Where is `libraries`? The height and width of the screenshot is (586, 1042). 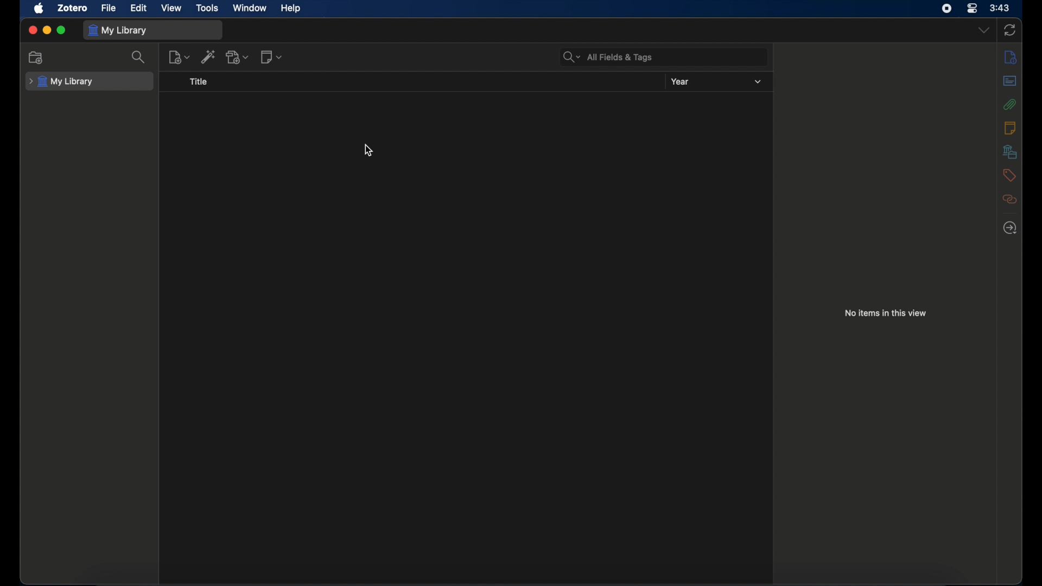 libraries is located at coordinates (1009, 151).